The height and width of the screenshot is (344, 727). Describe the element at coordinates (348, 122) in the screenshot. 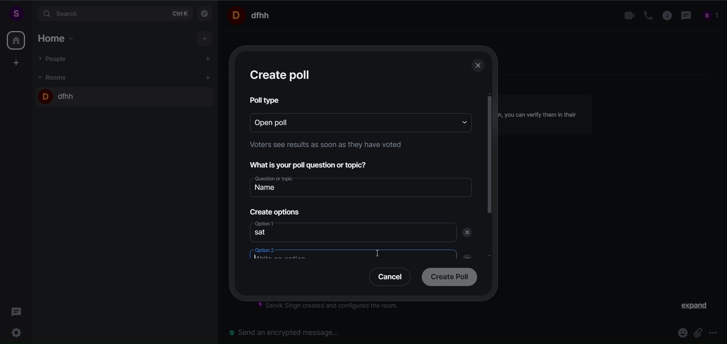

I see `open poll` at that location.